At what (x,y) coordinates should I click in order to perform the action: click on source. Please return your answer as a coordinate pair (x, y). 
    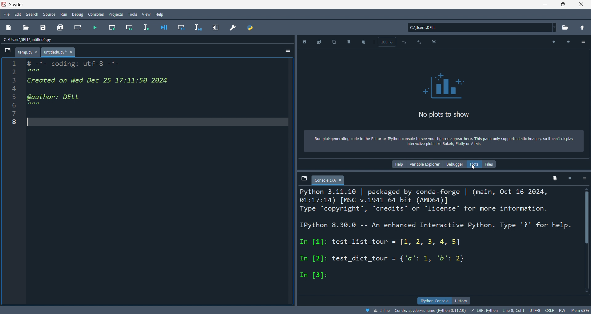
    Looking at the image, I should click on (48, 14).